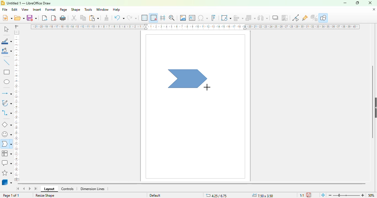 Image resolution: width=377 pixels, height=198 pixels. What do you see at coordinates (192, 18) in the screenshot?
I see `insert text box` at bounding box center [192, 18].